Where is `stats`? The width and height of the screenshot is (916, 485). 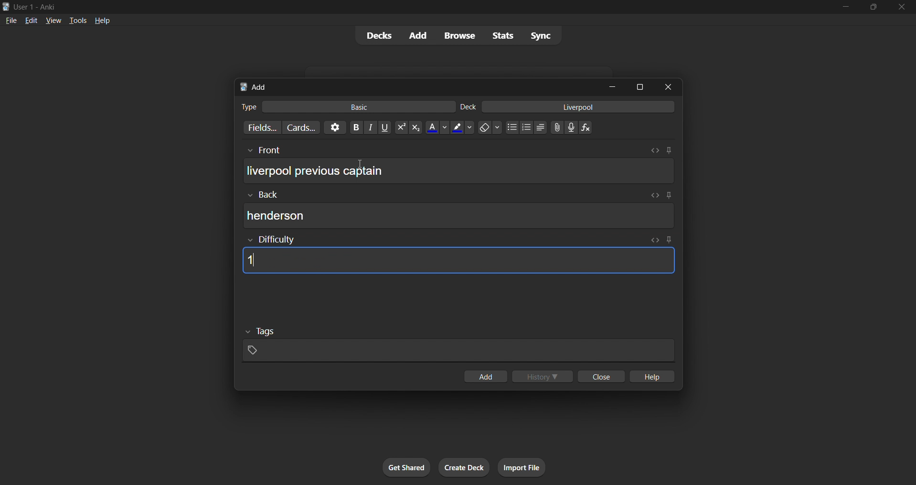
stats is located at coordinates (505, 35).